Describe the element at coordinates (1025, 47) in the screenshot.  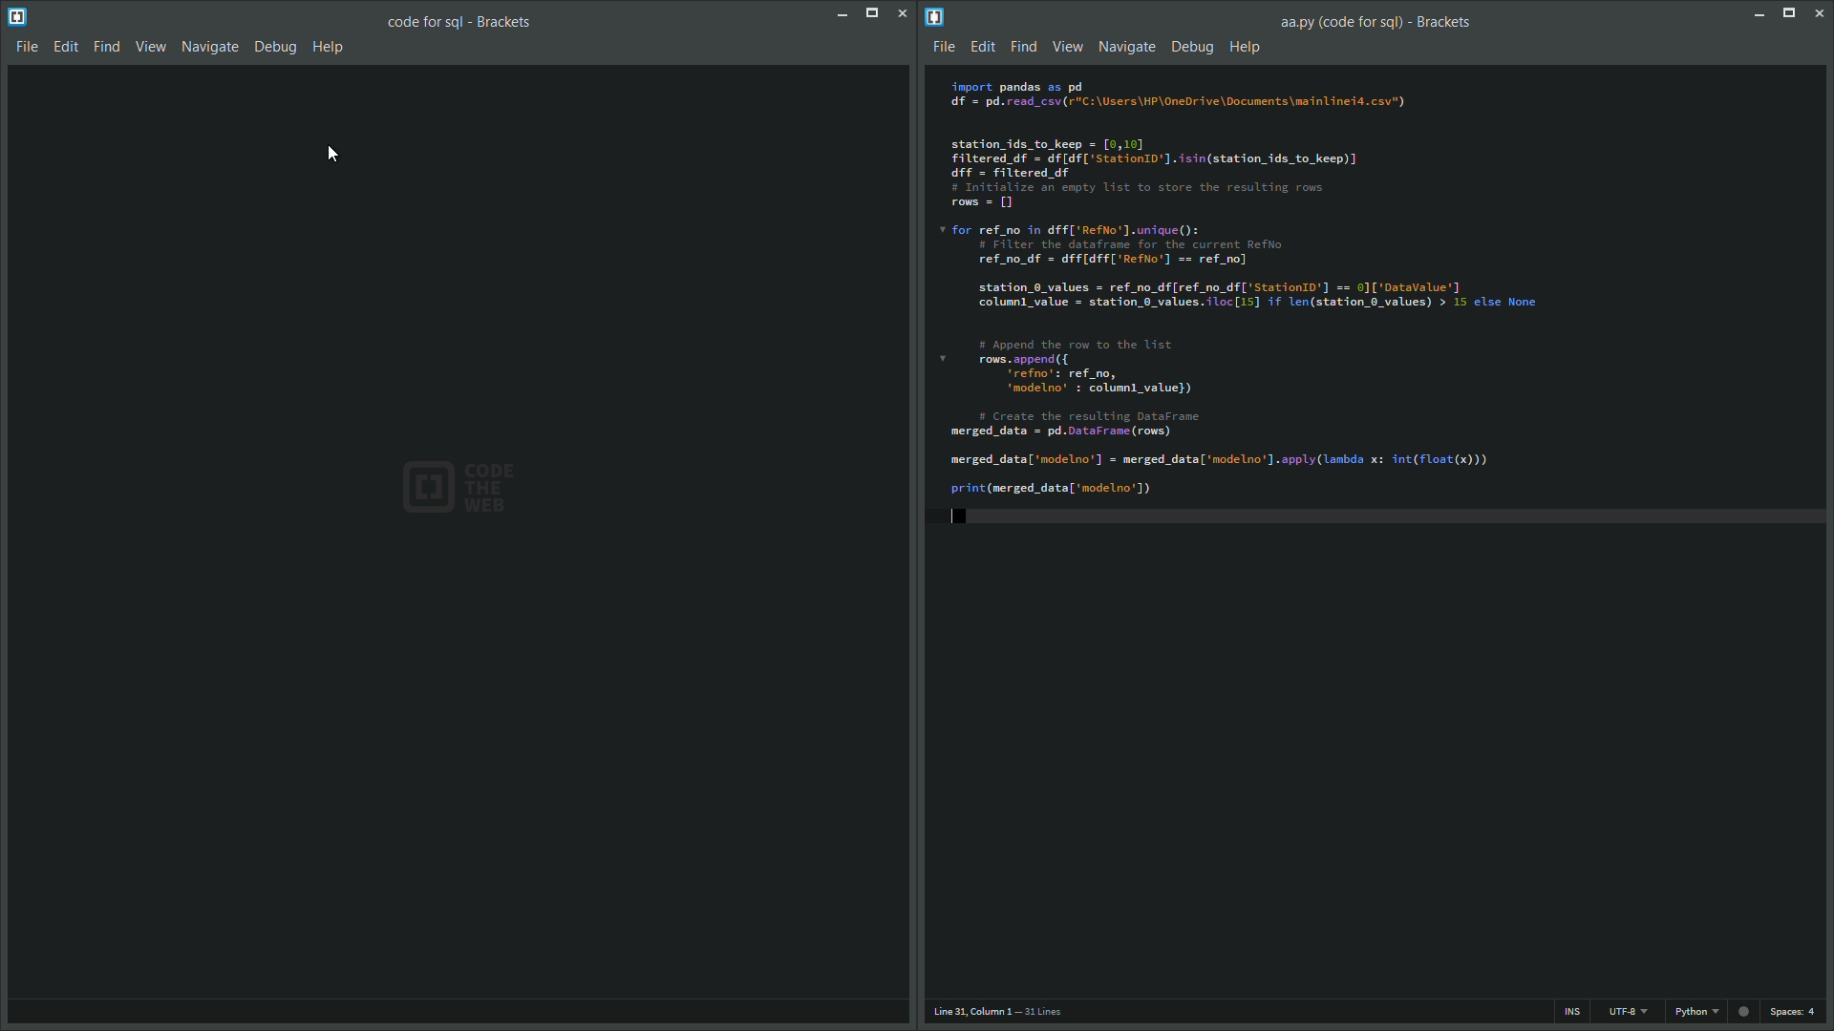
I see `Find` at that location.